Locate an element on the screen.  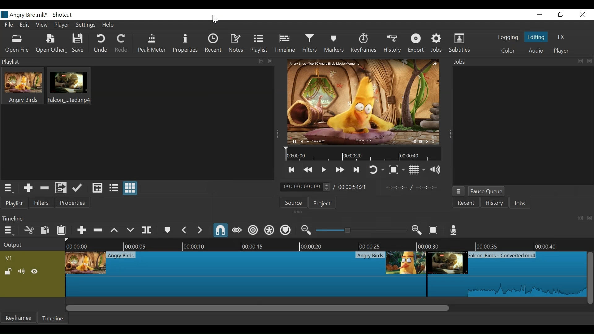
Playlist is located at coordinates (15, 203).